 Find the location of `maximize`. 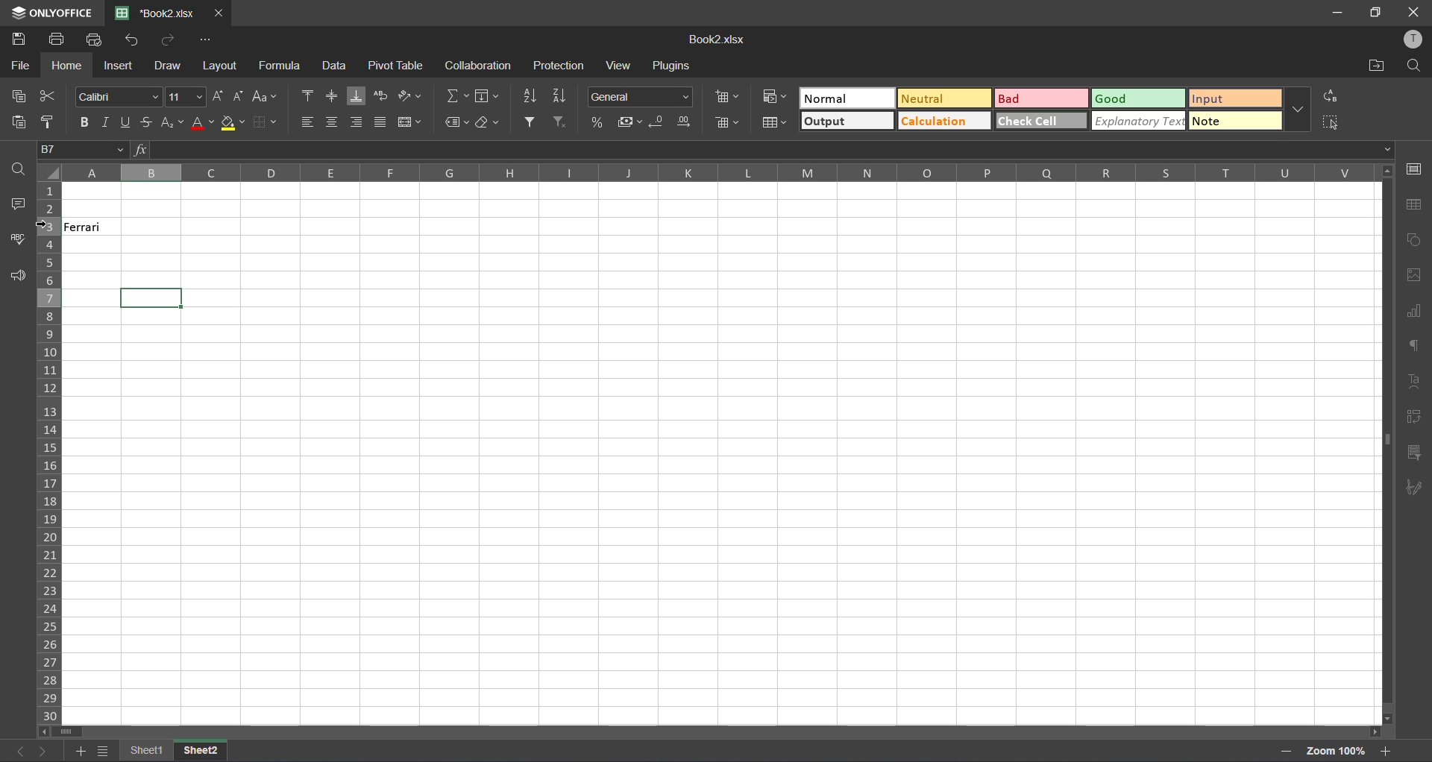

maximize is located at coordinates (1376, 13).